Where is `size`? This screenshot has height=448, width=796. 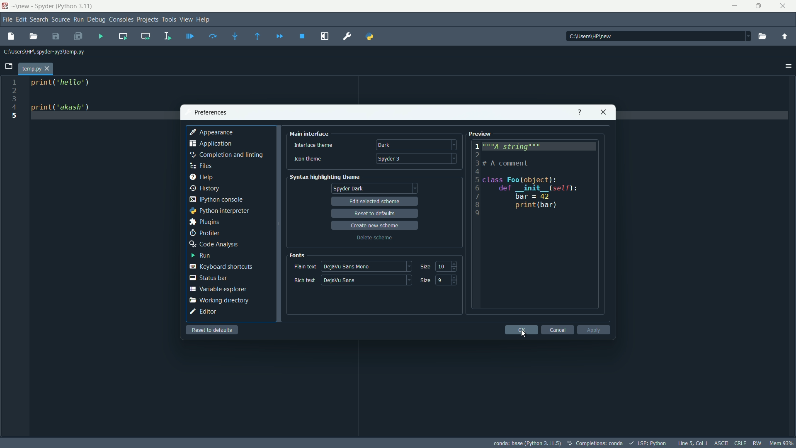 size is located at coordinates (425, 280).